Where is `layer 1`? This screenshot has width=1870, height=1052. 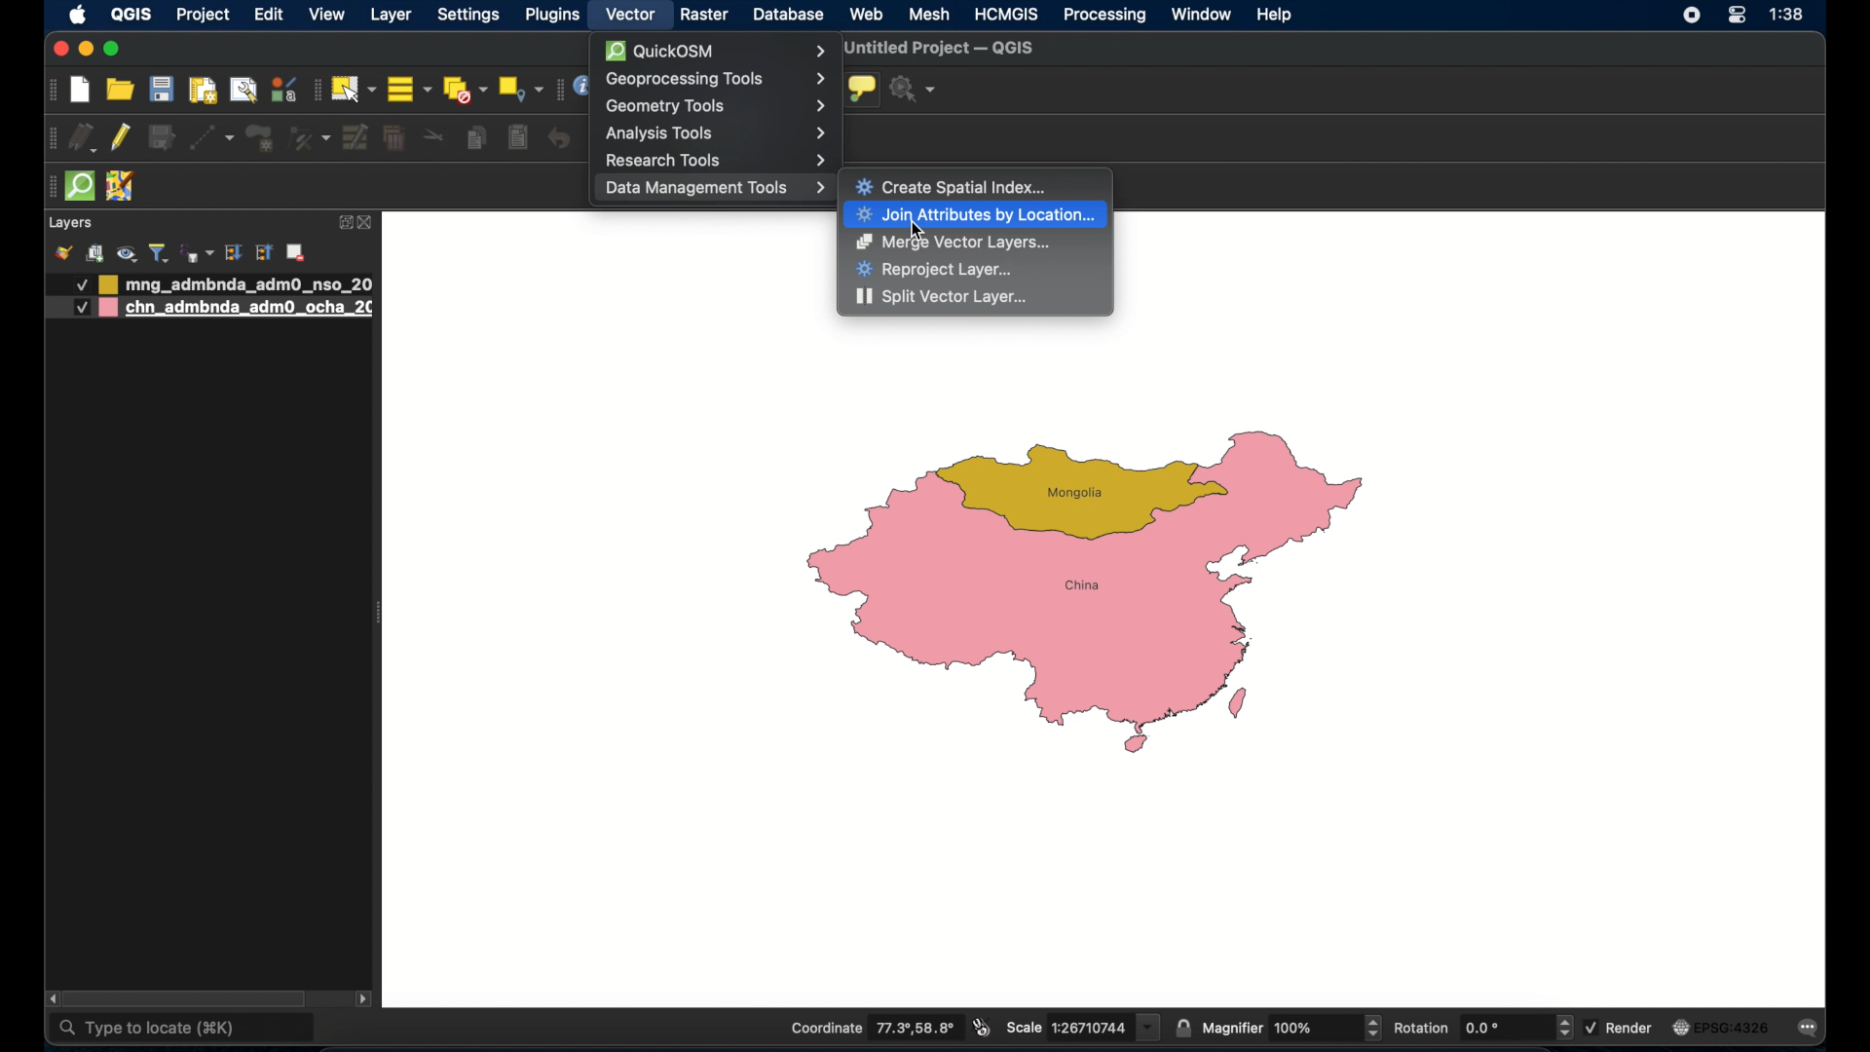
layer 1 is located at coordinates (239, 283).